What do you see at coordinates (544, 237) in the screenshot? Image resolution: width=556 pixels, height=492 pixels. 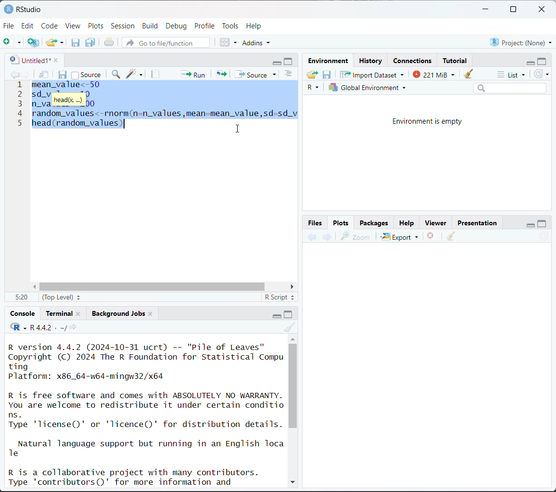 I see `refresh current plot` at bounding box center [544, 237].